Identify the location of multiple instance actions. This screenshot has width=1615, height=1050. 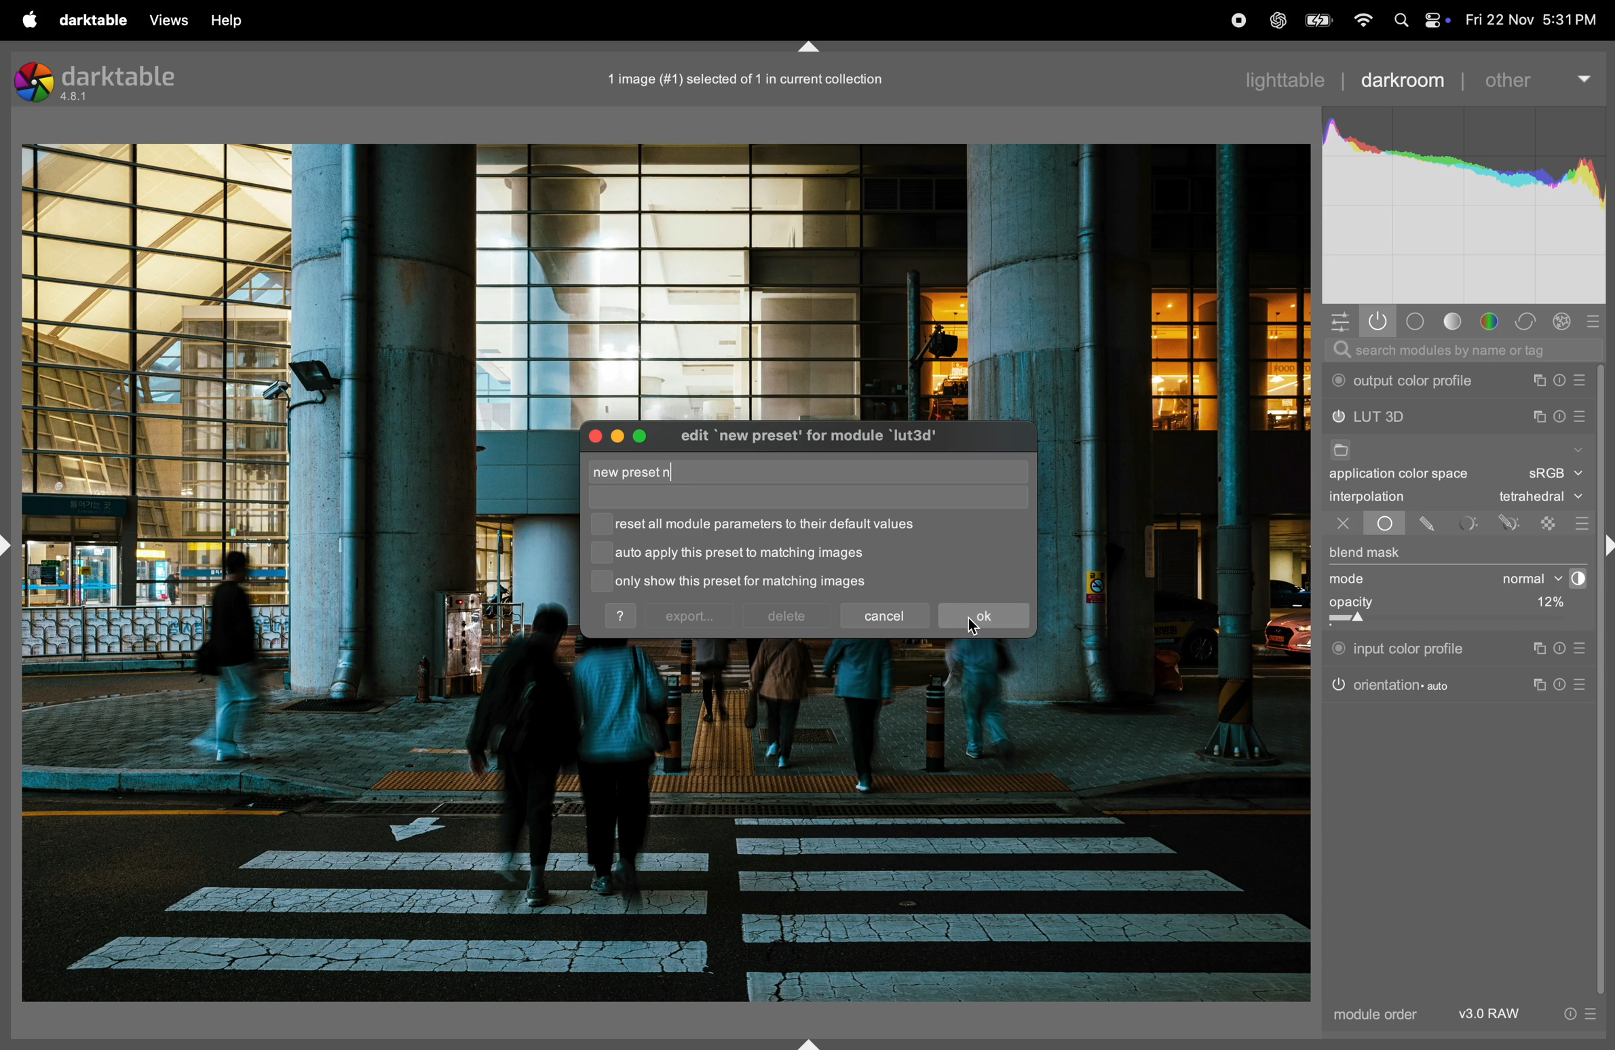
(1538, 416).